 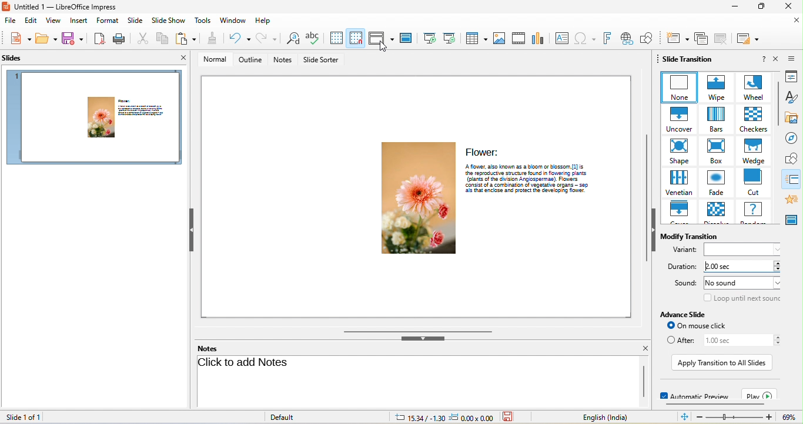 What do you see at coordinates (333, 38) in the screenshot?
I see `display to grid` at bounding box center [333, 38].